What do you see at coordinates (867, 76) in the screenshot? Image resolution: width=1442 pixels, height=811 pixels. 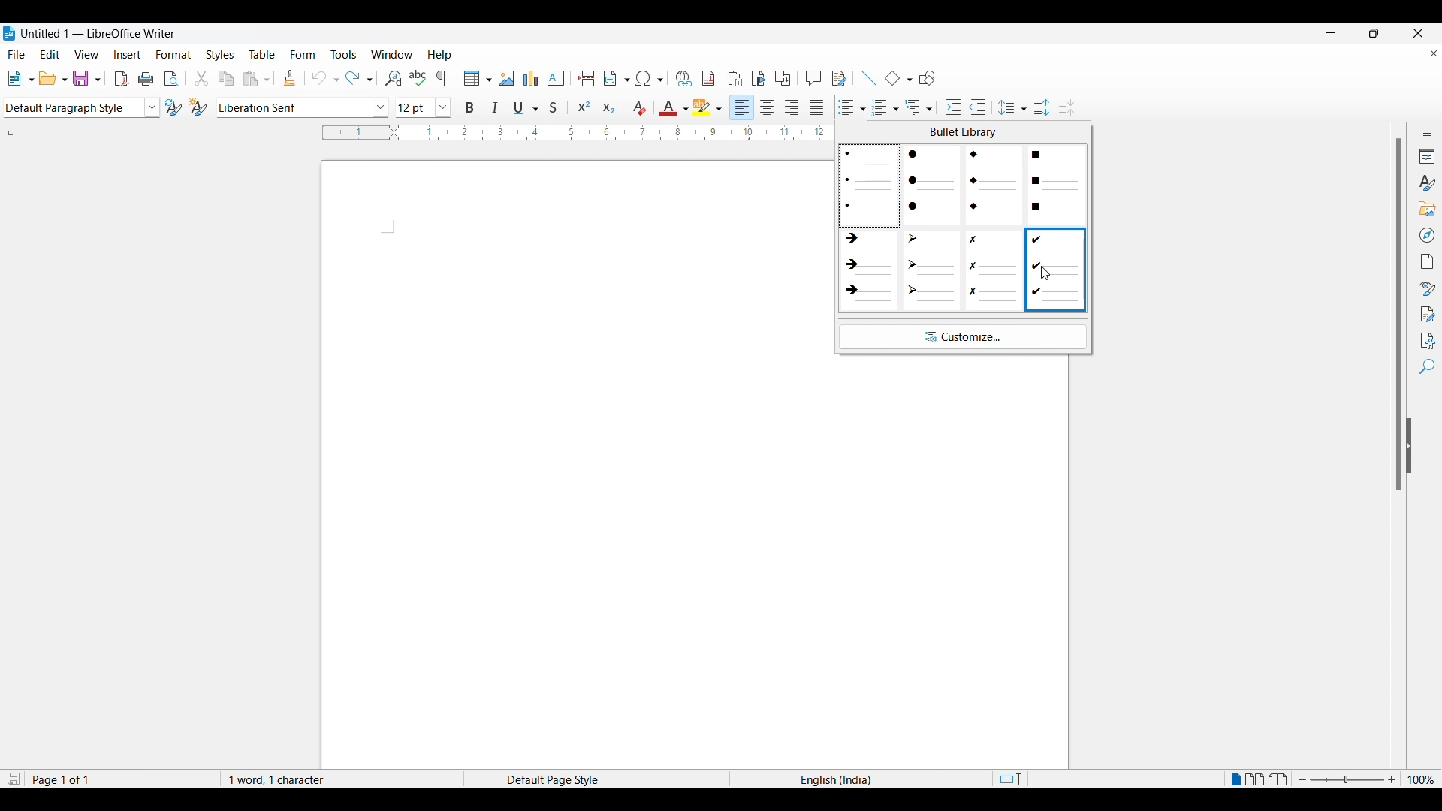 I see `add line` at bounding box center [867, 76].